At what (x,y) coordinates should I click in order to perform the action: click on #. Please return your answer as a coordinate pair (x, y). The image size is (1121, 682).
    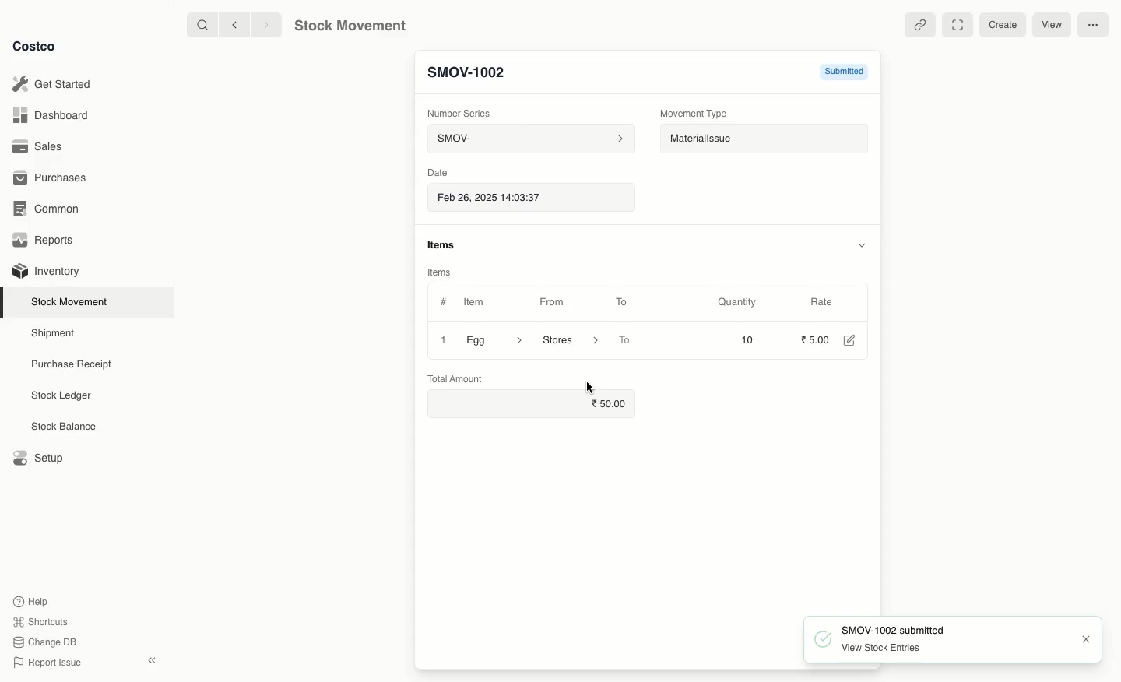
    Looking at the image, I should click on (444, 302).